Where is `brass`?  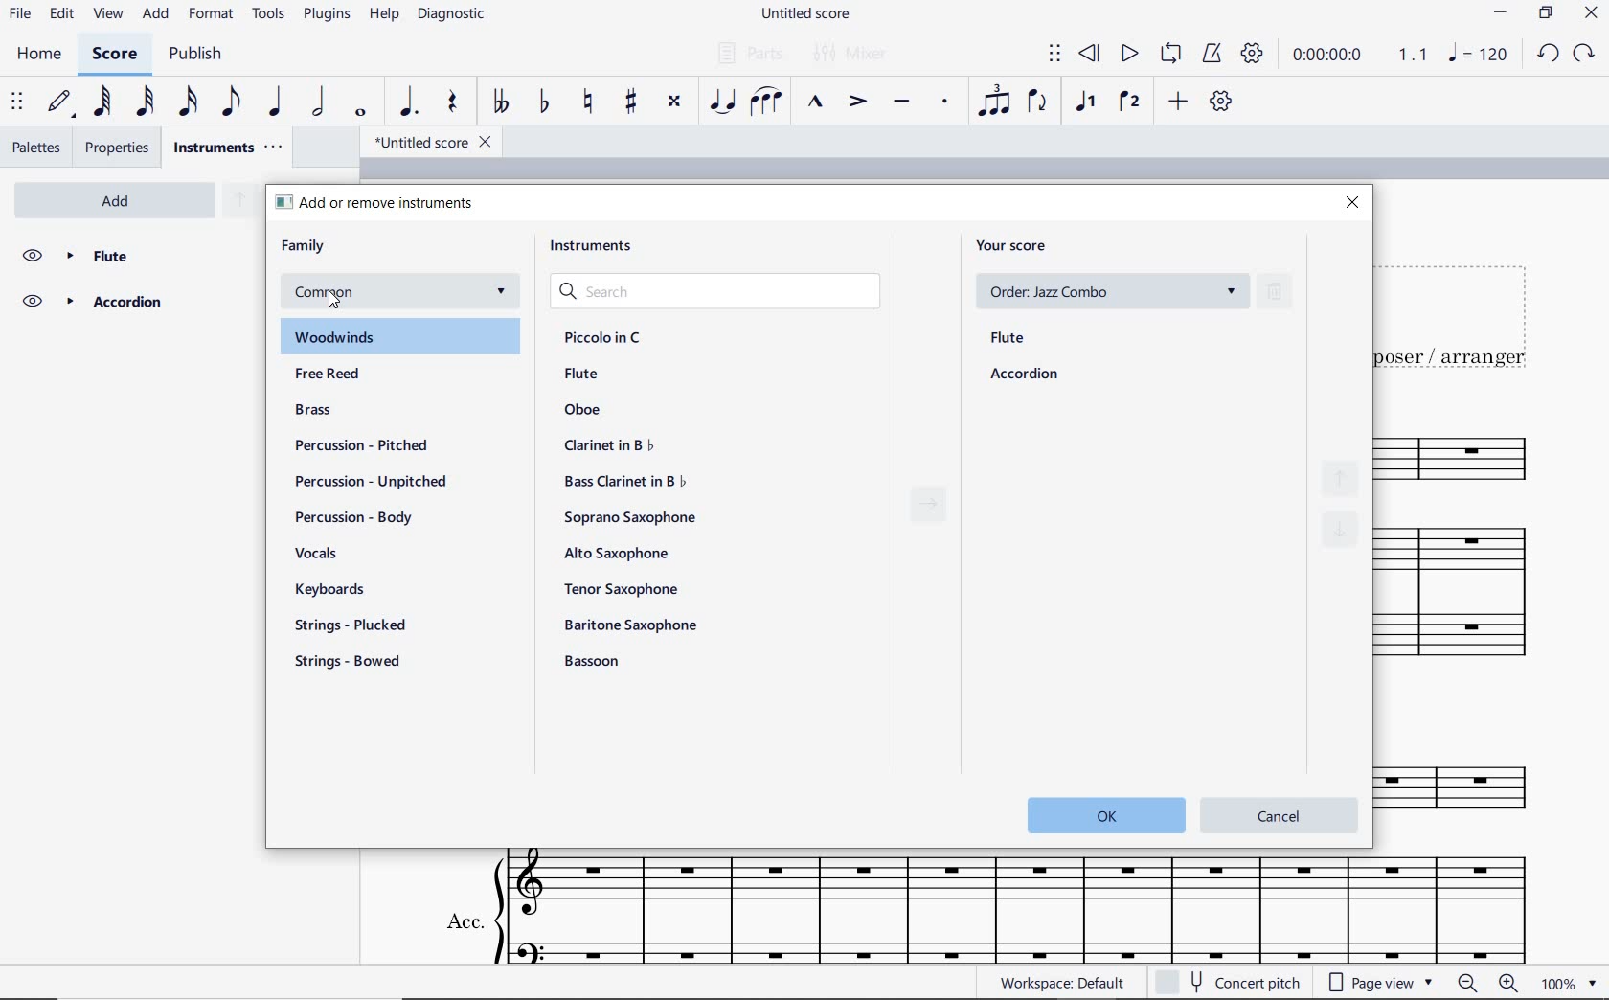 brass is located at coordinates (315, 412).